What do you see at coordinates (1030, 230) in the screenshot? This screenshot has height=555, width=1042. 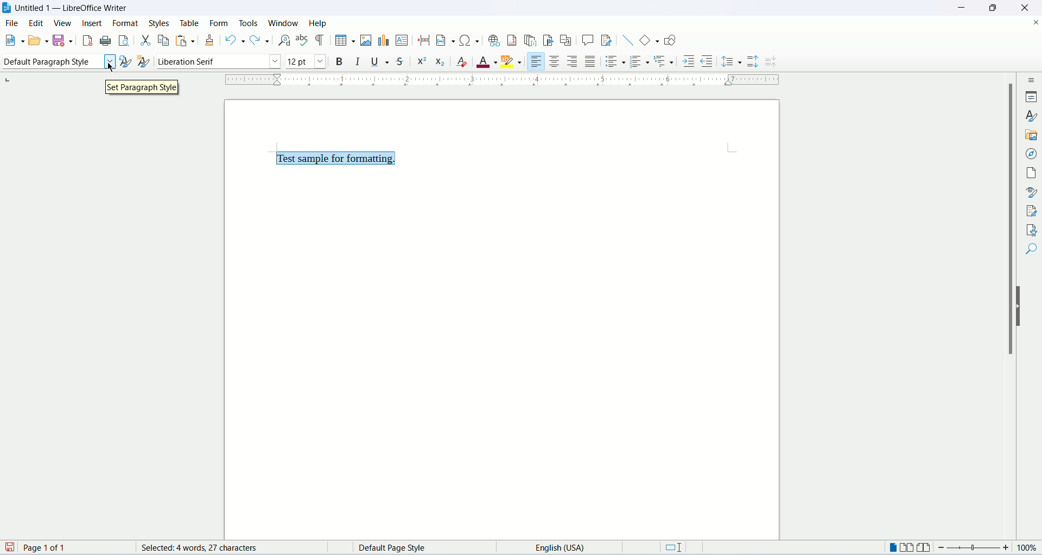 I see `check accessibility` at bounding box center [1030, 230].